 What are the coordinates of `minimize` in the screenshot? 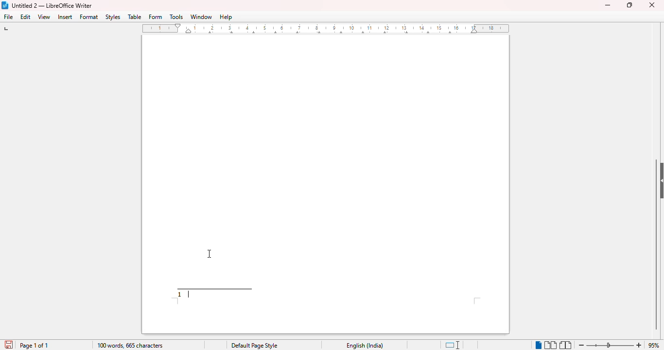 It's located at (608, 5).